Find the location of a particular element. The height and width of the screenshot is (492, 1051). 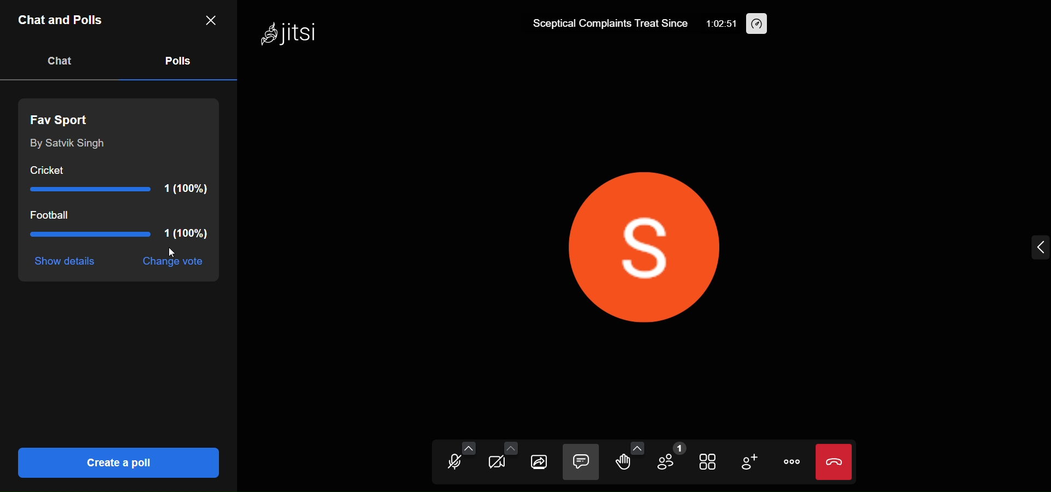

expand is located at coordinates (1039, 248).